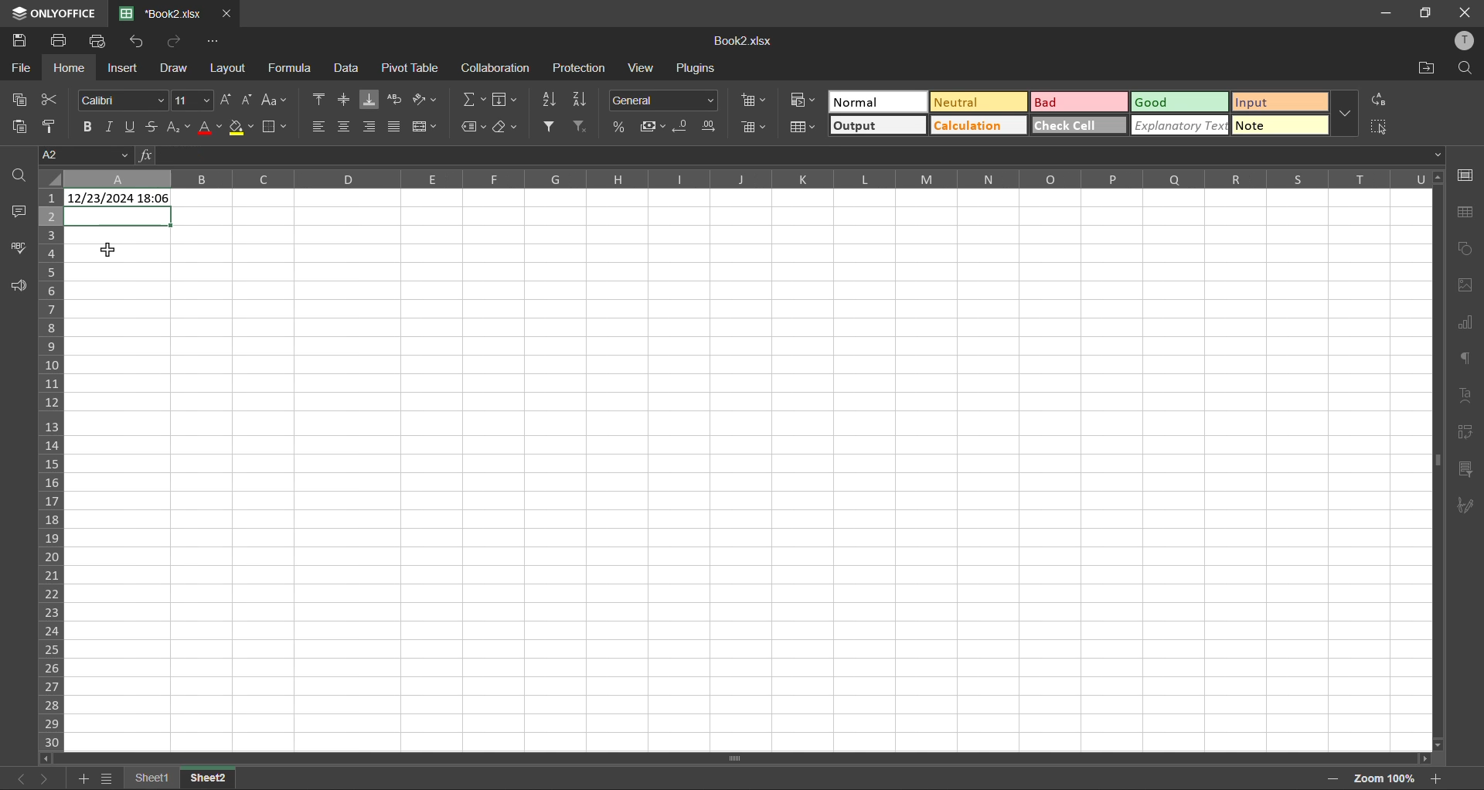 The width and height of the screenshot is (1484, 790). I want to click on sheet 1, so click(151, 777).